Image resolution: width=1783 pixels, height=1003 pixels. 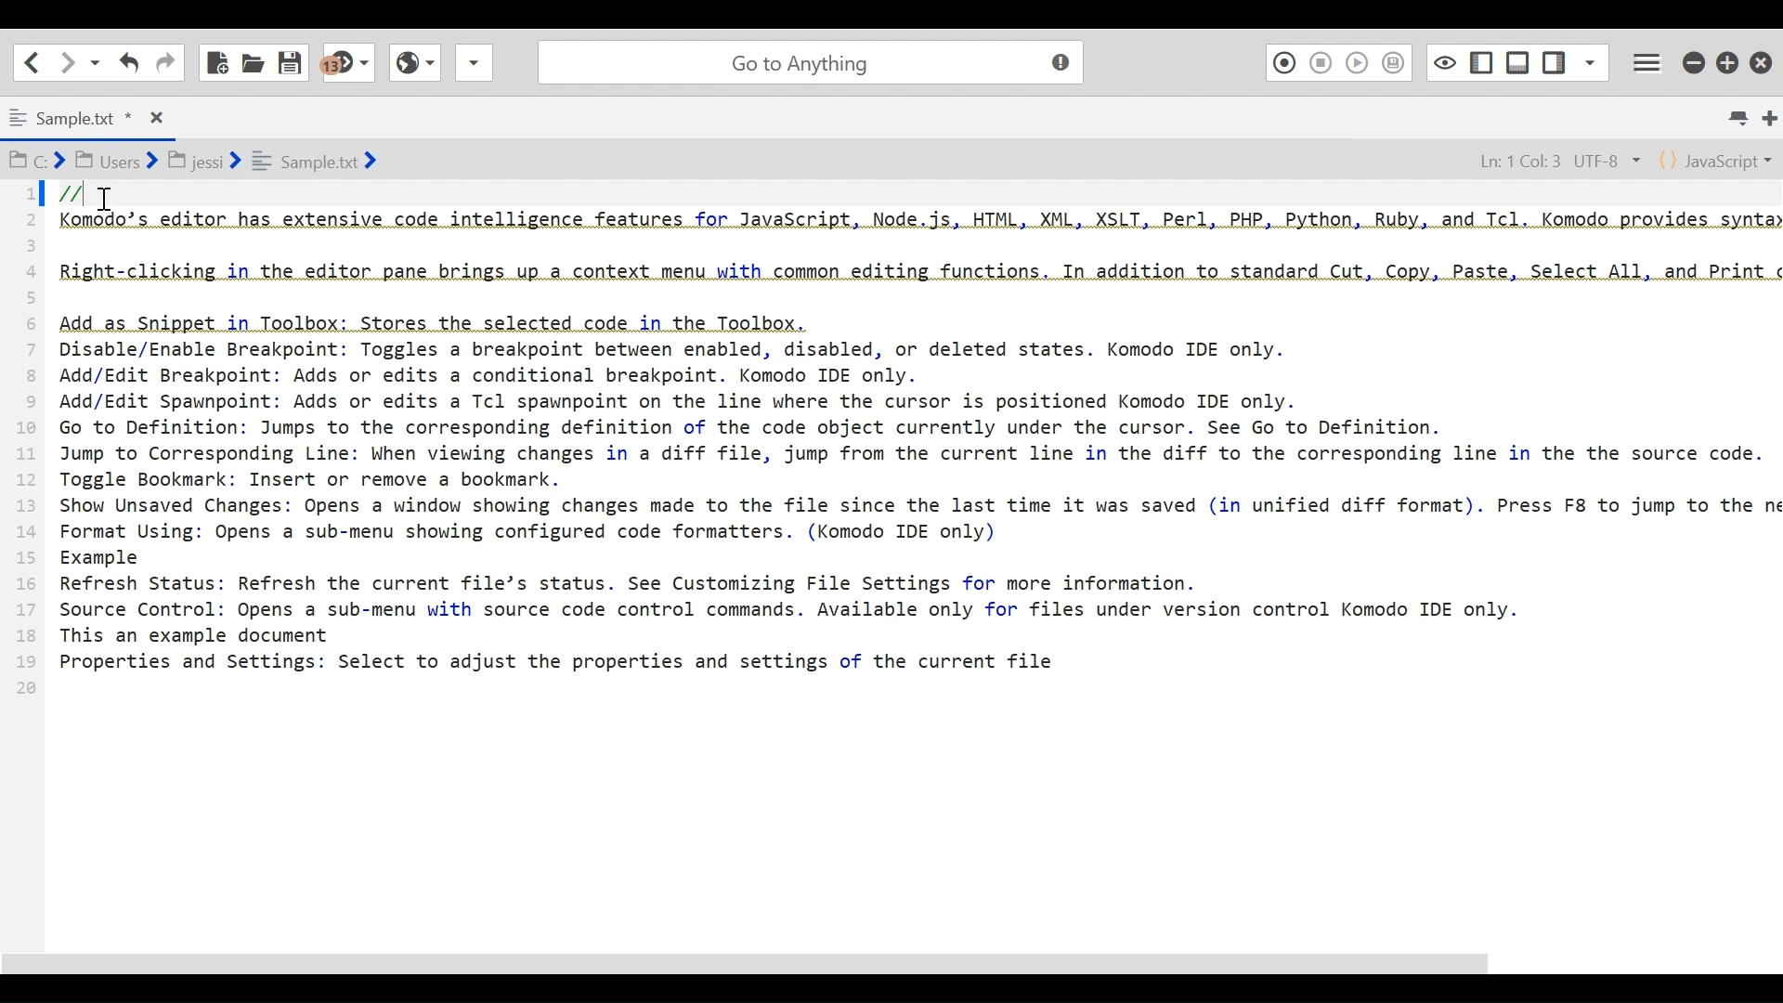 What do you see at coordinates (1480, 60) in the screenshot?
I see `Show/Hide Right Side Panel` at bounding box center [1480, 60].